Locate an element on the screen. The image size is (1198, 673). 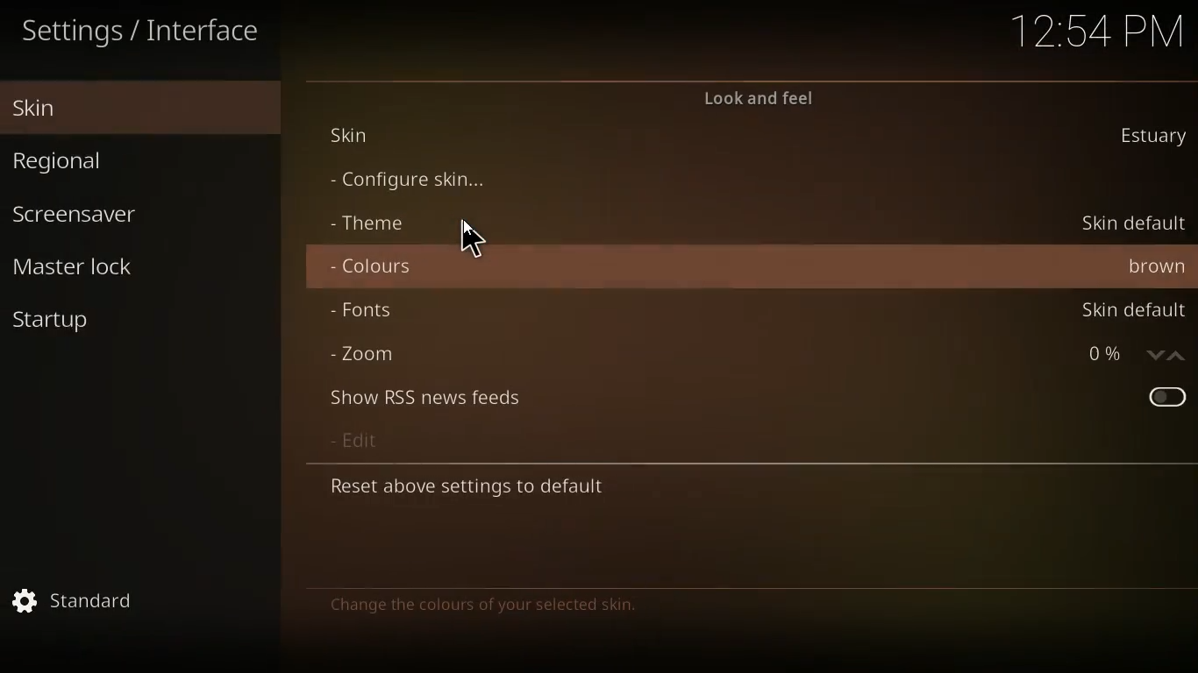
master lock  is located at coordinates (93, 269).